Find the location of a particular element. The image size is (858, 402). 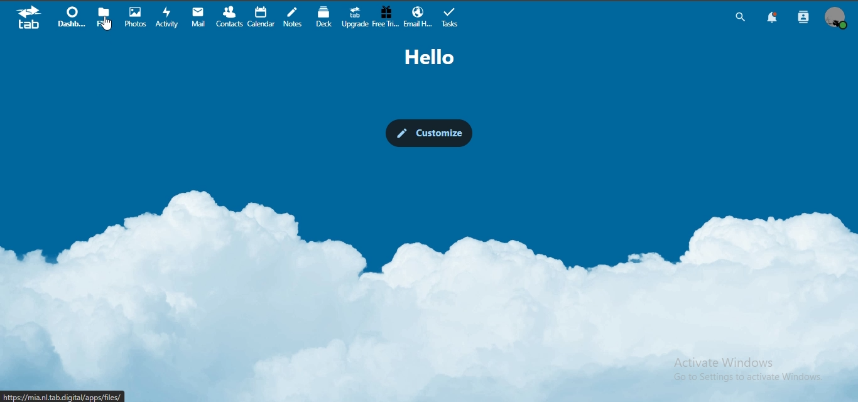

text is located at coordinates (430, 58).